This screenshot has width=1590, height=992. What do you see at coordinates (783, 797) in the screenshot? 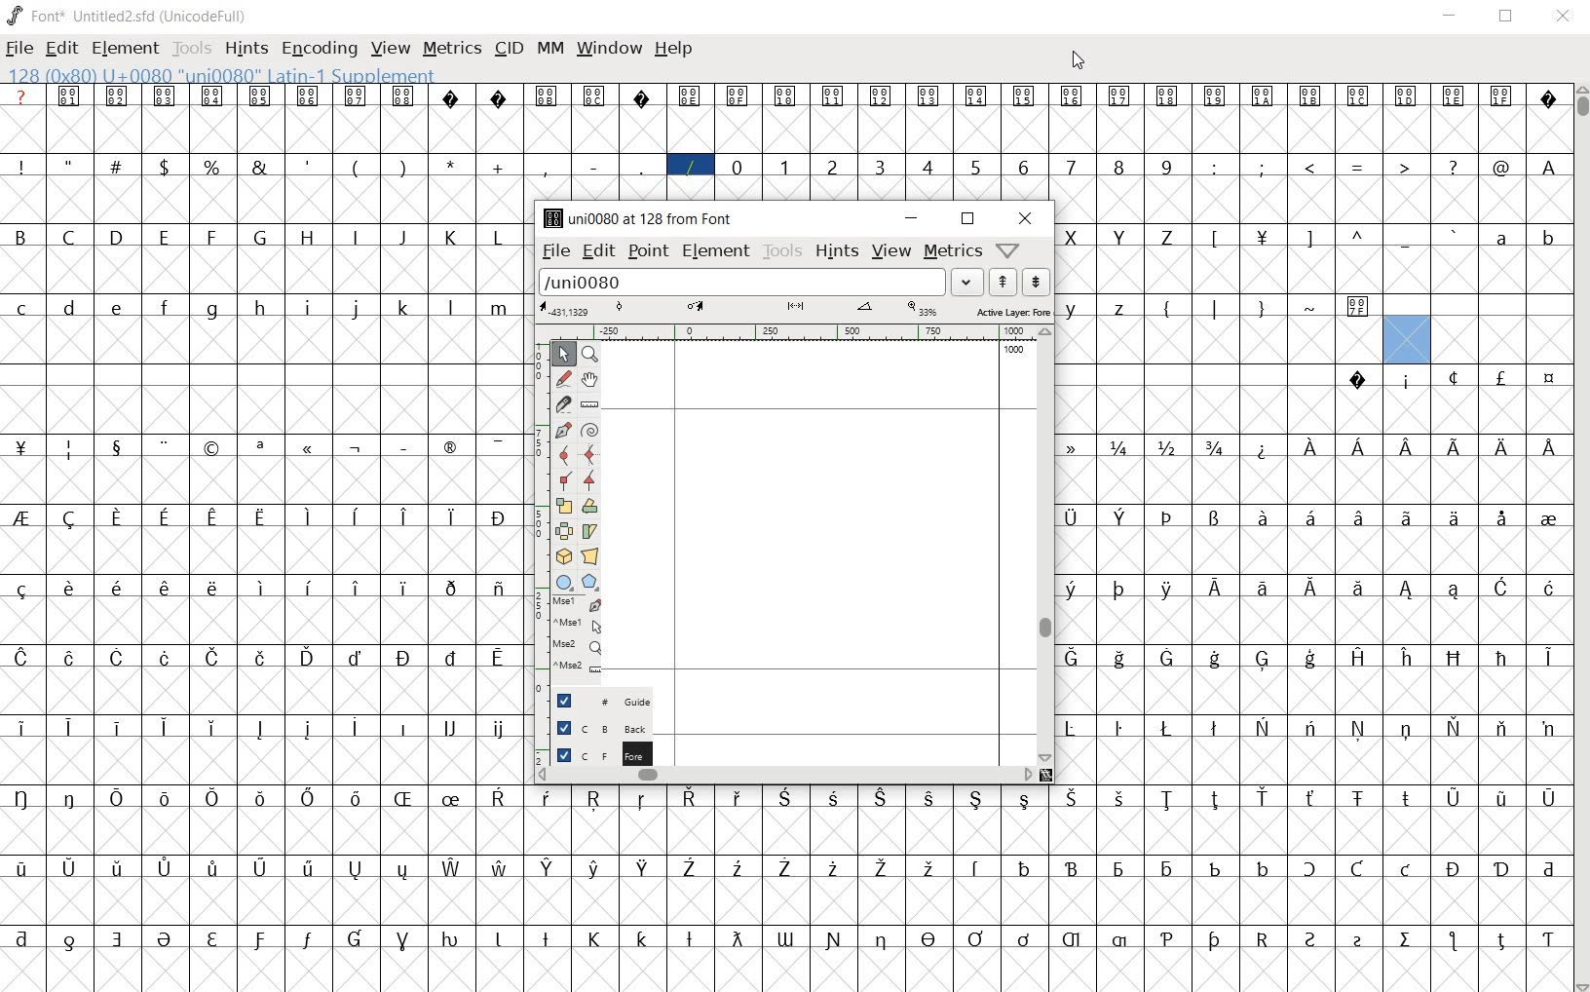
I see `glyph` at bounding box center [783, 797].